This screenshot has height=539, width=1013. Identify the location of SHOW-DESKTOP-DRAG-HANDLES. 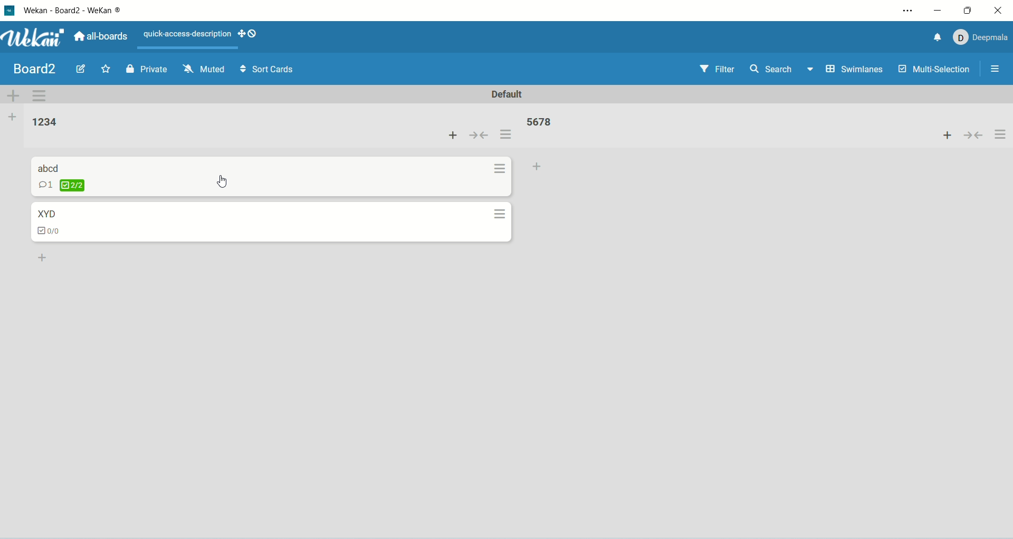
(247, 34).